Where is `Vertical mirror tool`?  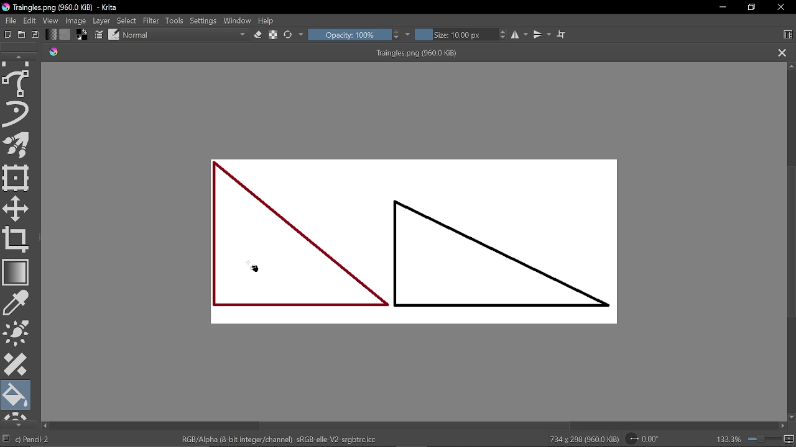 Vertical mirror tool is located at coordinates (544, 35).